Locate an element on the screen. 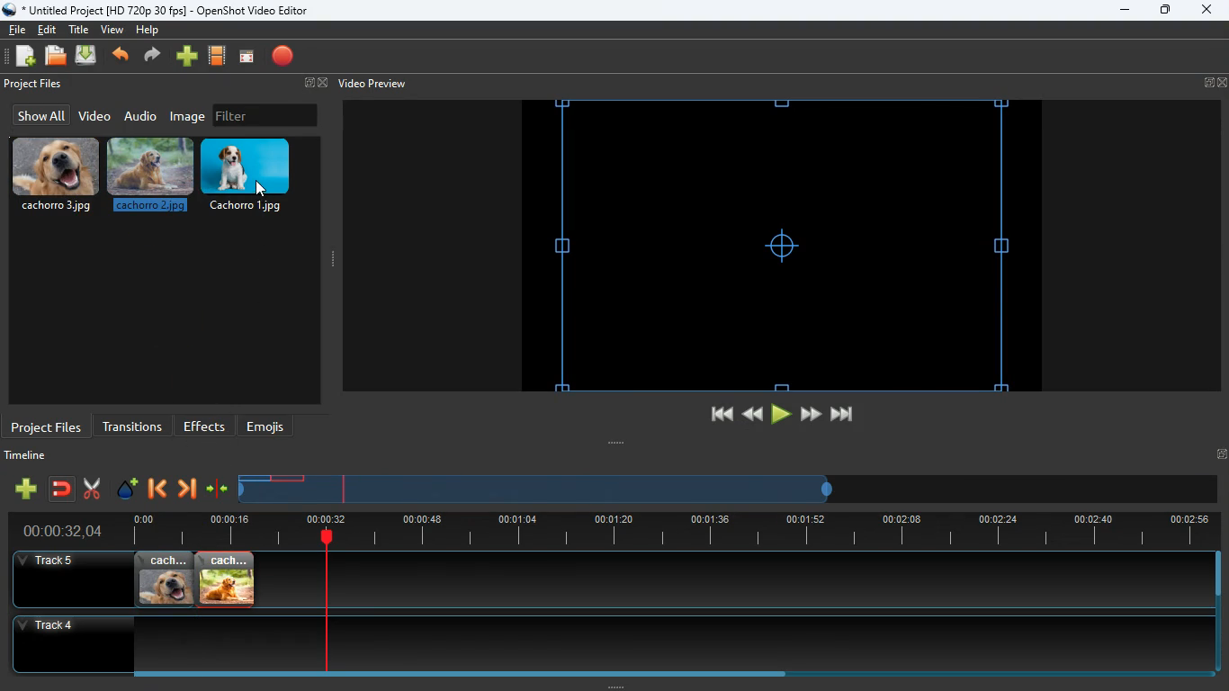  audio is located at coordinates (141, 115).